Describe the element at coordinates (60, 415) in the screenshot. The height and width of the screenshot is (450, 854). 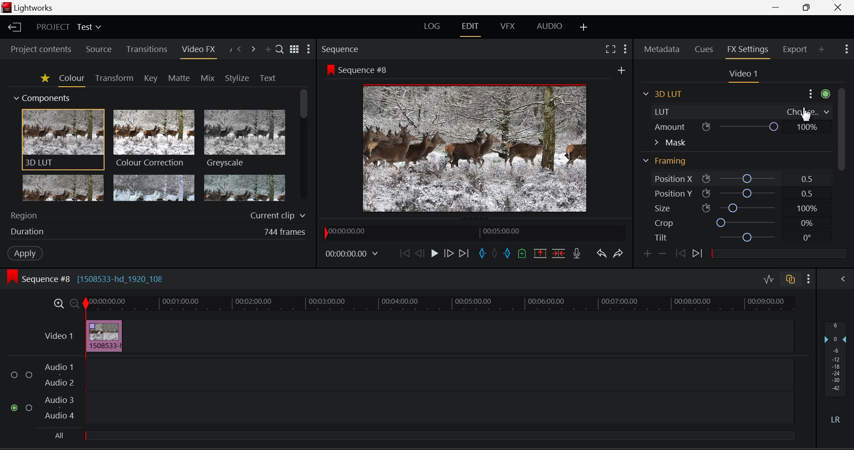
I see `Audio4` at that location.